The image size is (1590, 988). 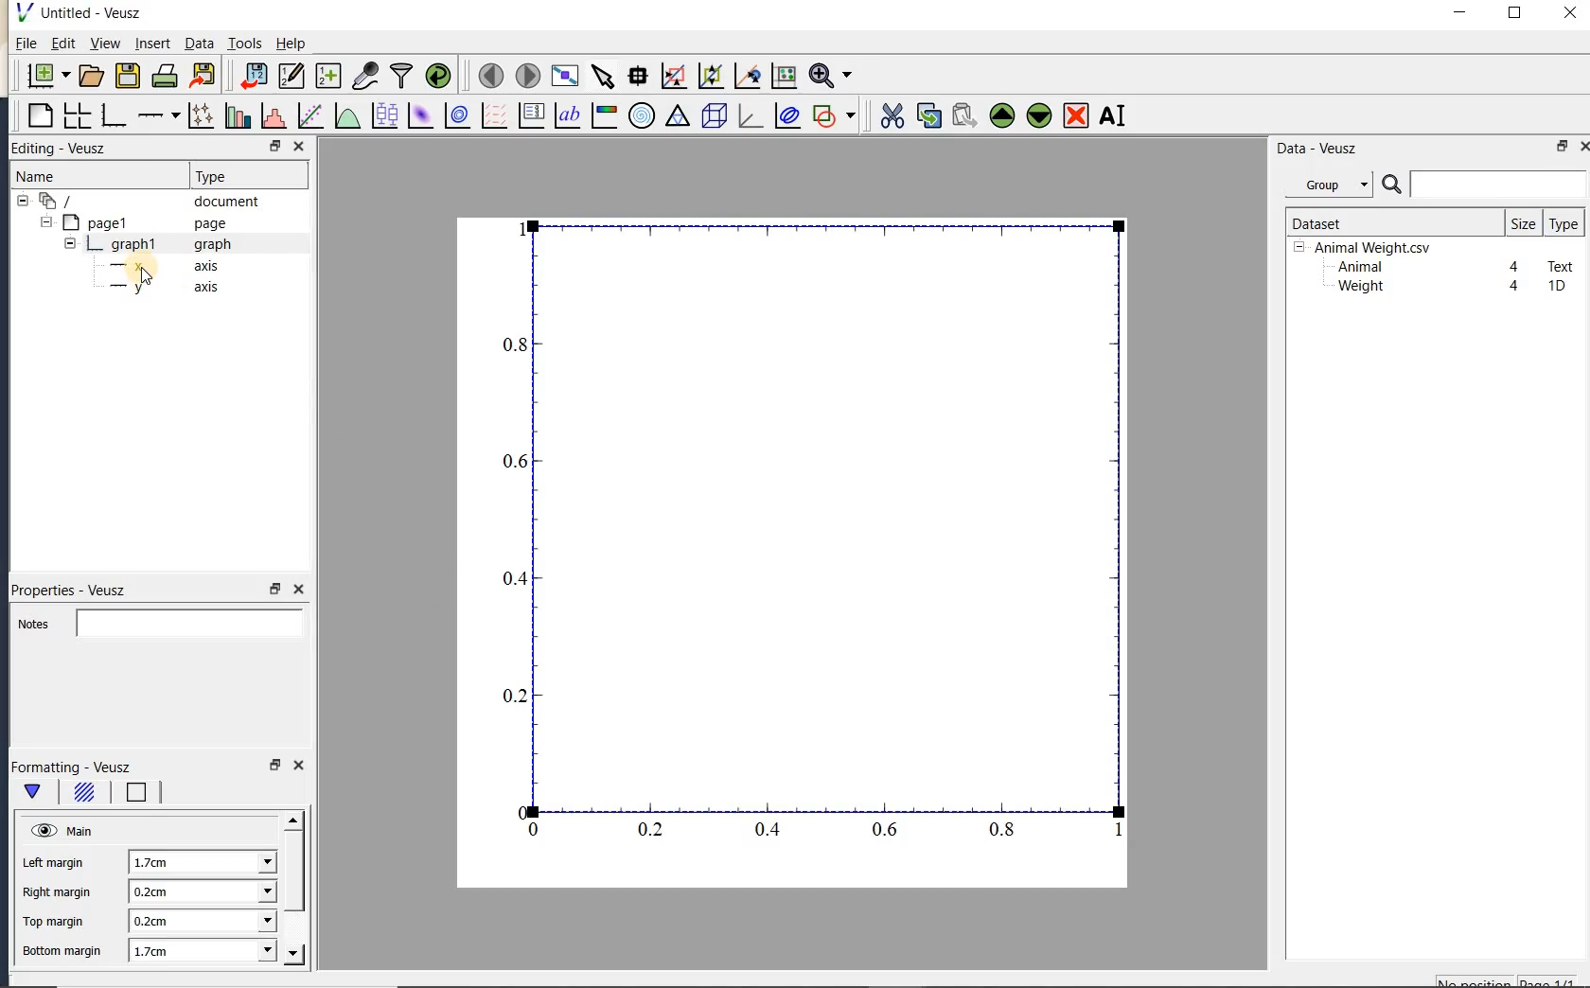 I want to click on read data points on the graph, so click(x=637, y=77).